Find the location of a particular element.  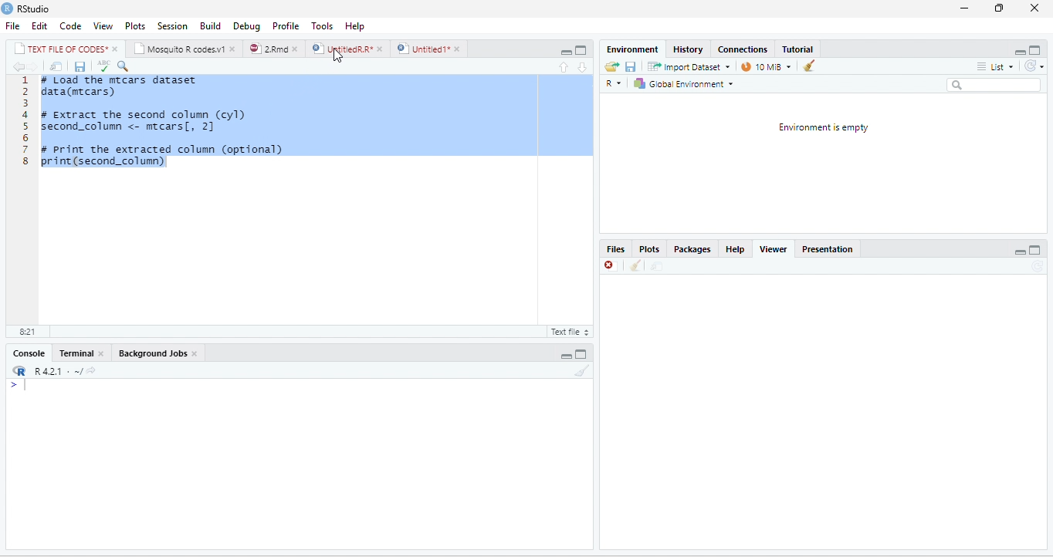

1 # Load the mrcars dataset

2 data(mecars)

3

4 # Extract the second column (cyl)

5 second_column <- mrcars[, 2]

6

7 # print the extracted column (optional)
8 print(second_column) is located at coordinates (308, 198).